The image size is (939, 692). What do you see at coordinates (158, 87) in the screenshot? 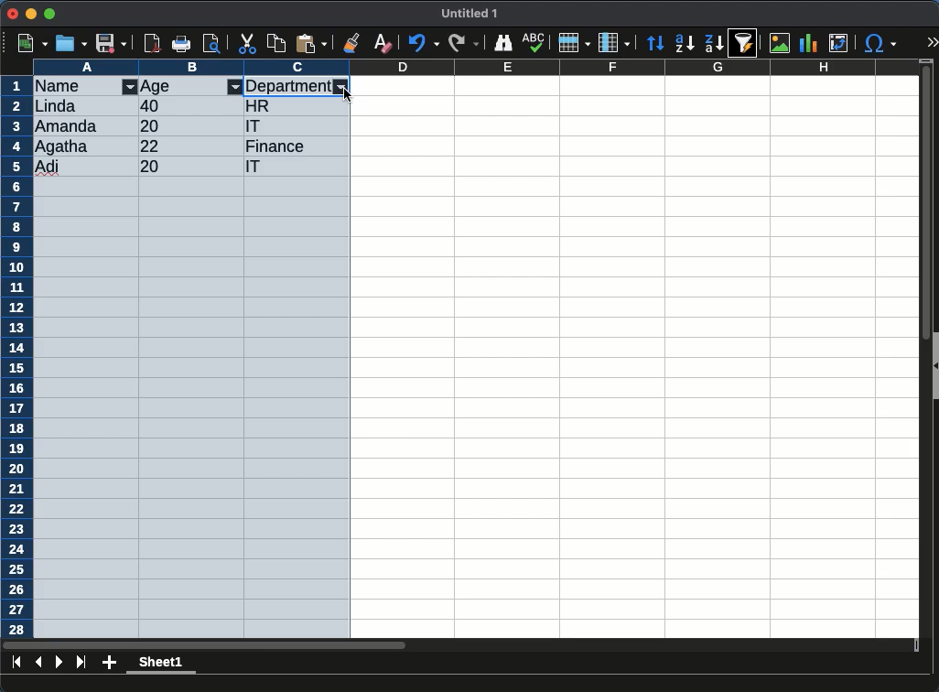
I see `age` at bounding box center [158, 87].